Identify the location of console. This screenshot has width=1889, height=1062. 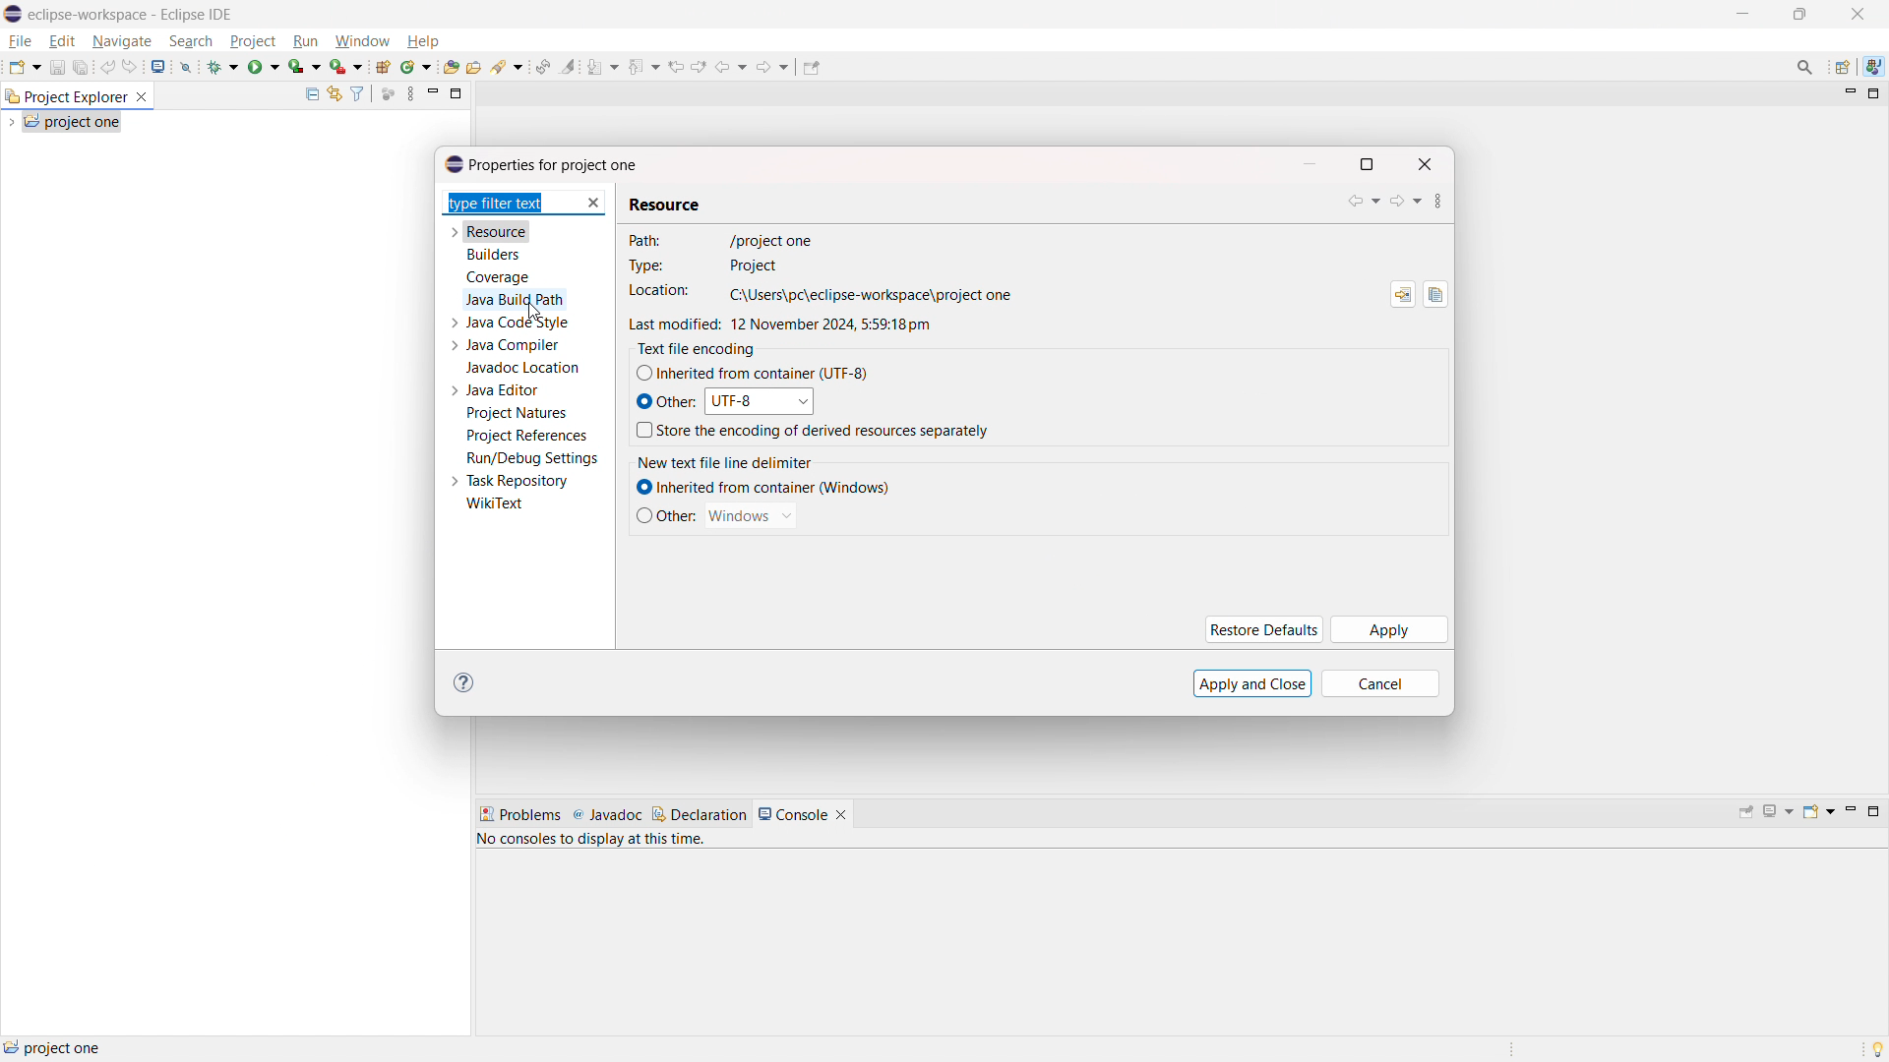
(793, 814).